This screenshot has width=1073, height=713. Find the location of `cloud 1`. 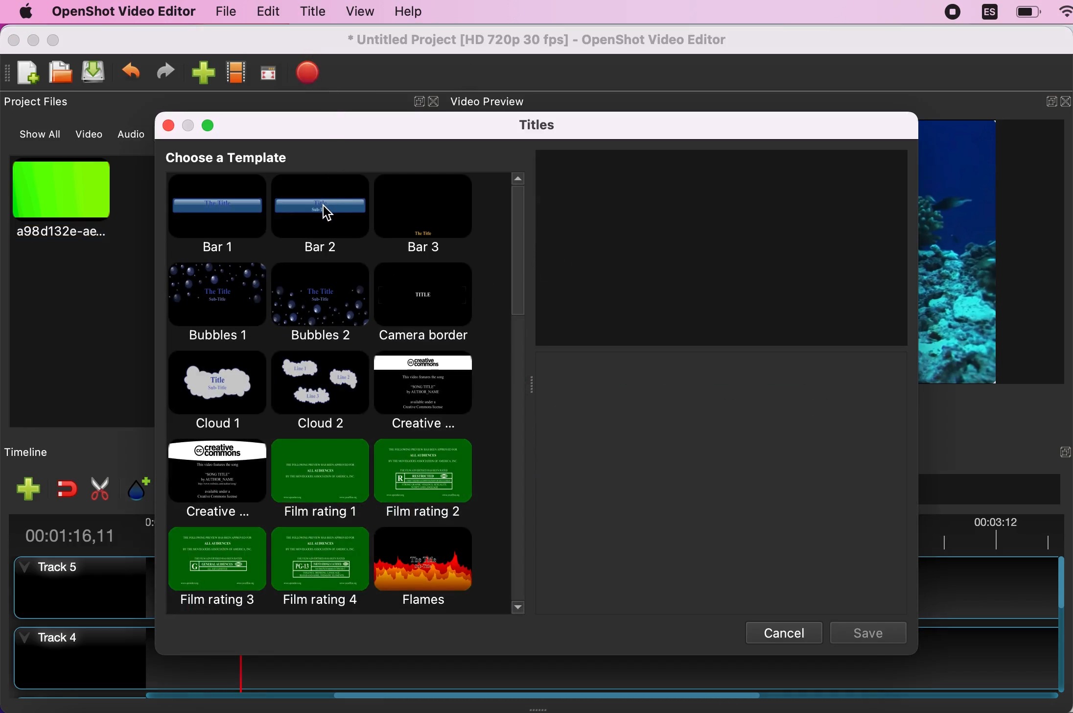

cloud 1 is located at coordinates (219, 392).